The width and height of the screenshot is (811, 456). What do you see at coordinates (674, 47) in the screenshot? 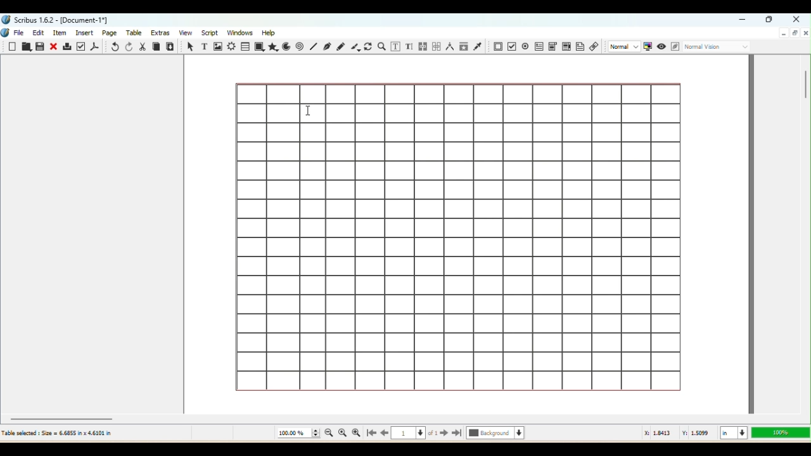
I see `Edit in Preview mode` at bounding box center [674, 47].